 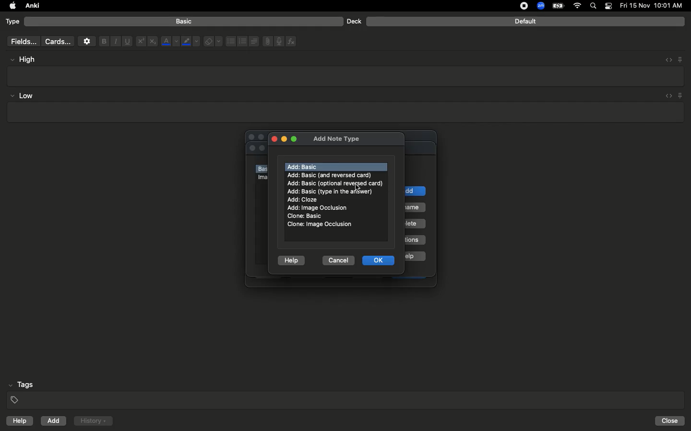 What do you see at coordinates (304, 216) in the screenshot?
I see `Close basic` at bounding box center [304, 216].